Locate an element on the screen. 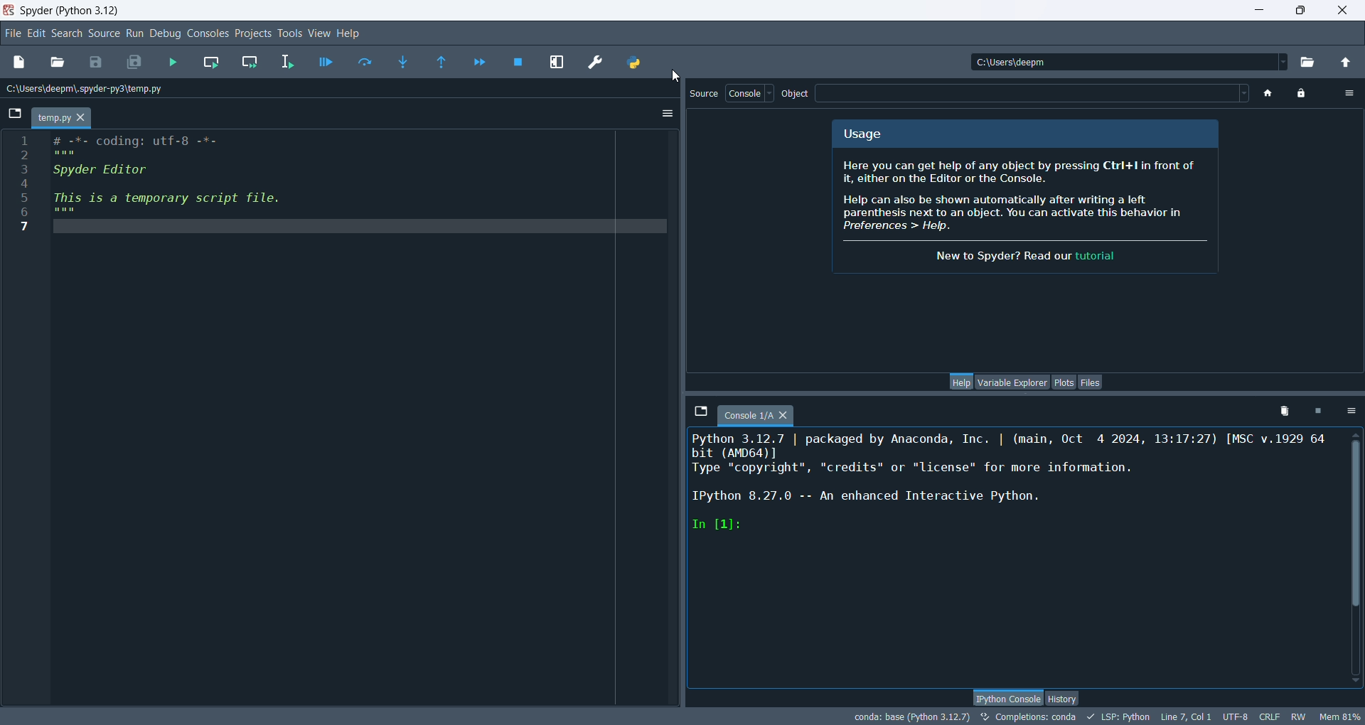  browse tabs is located at coordinates (14, 112).